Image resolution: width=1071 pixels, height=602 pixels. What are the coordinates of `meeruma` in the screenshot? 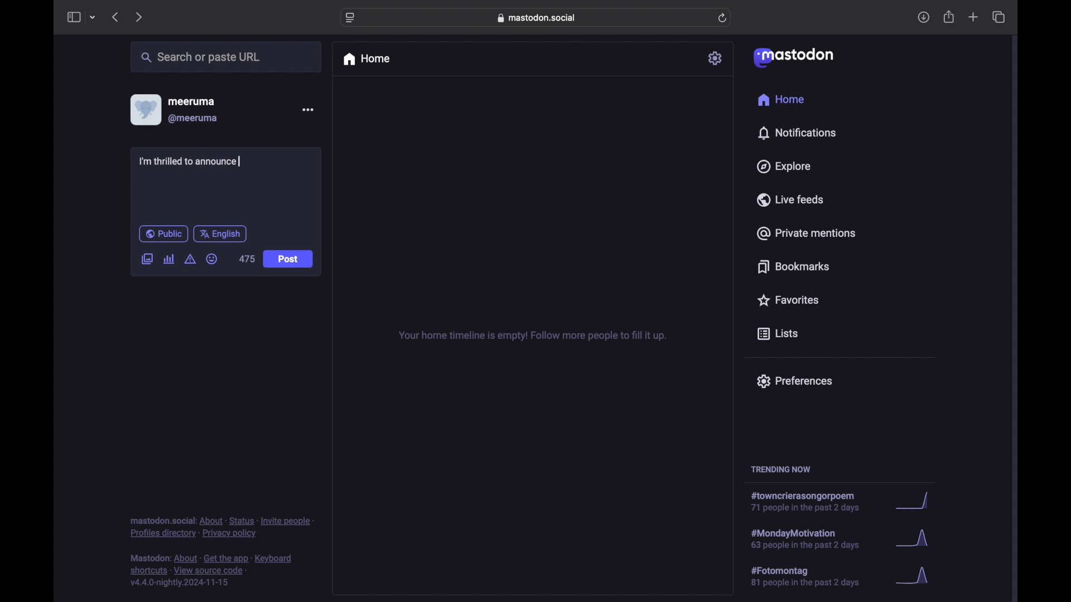 It's located at (191, 101).